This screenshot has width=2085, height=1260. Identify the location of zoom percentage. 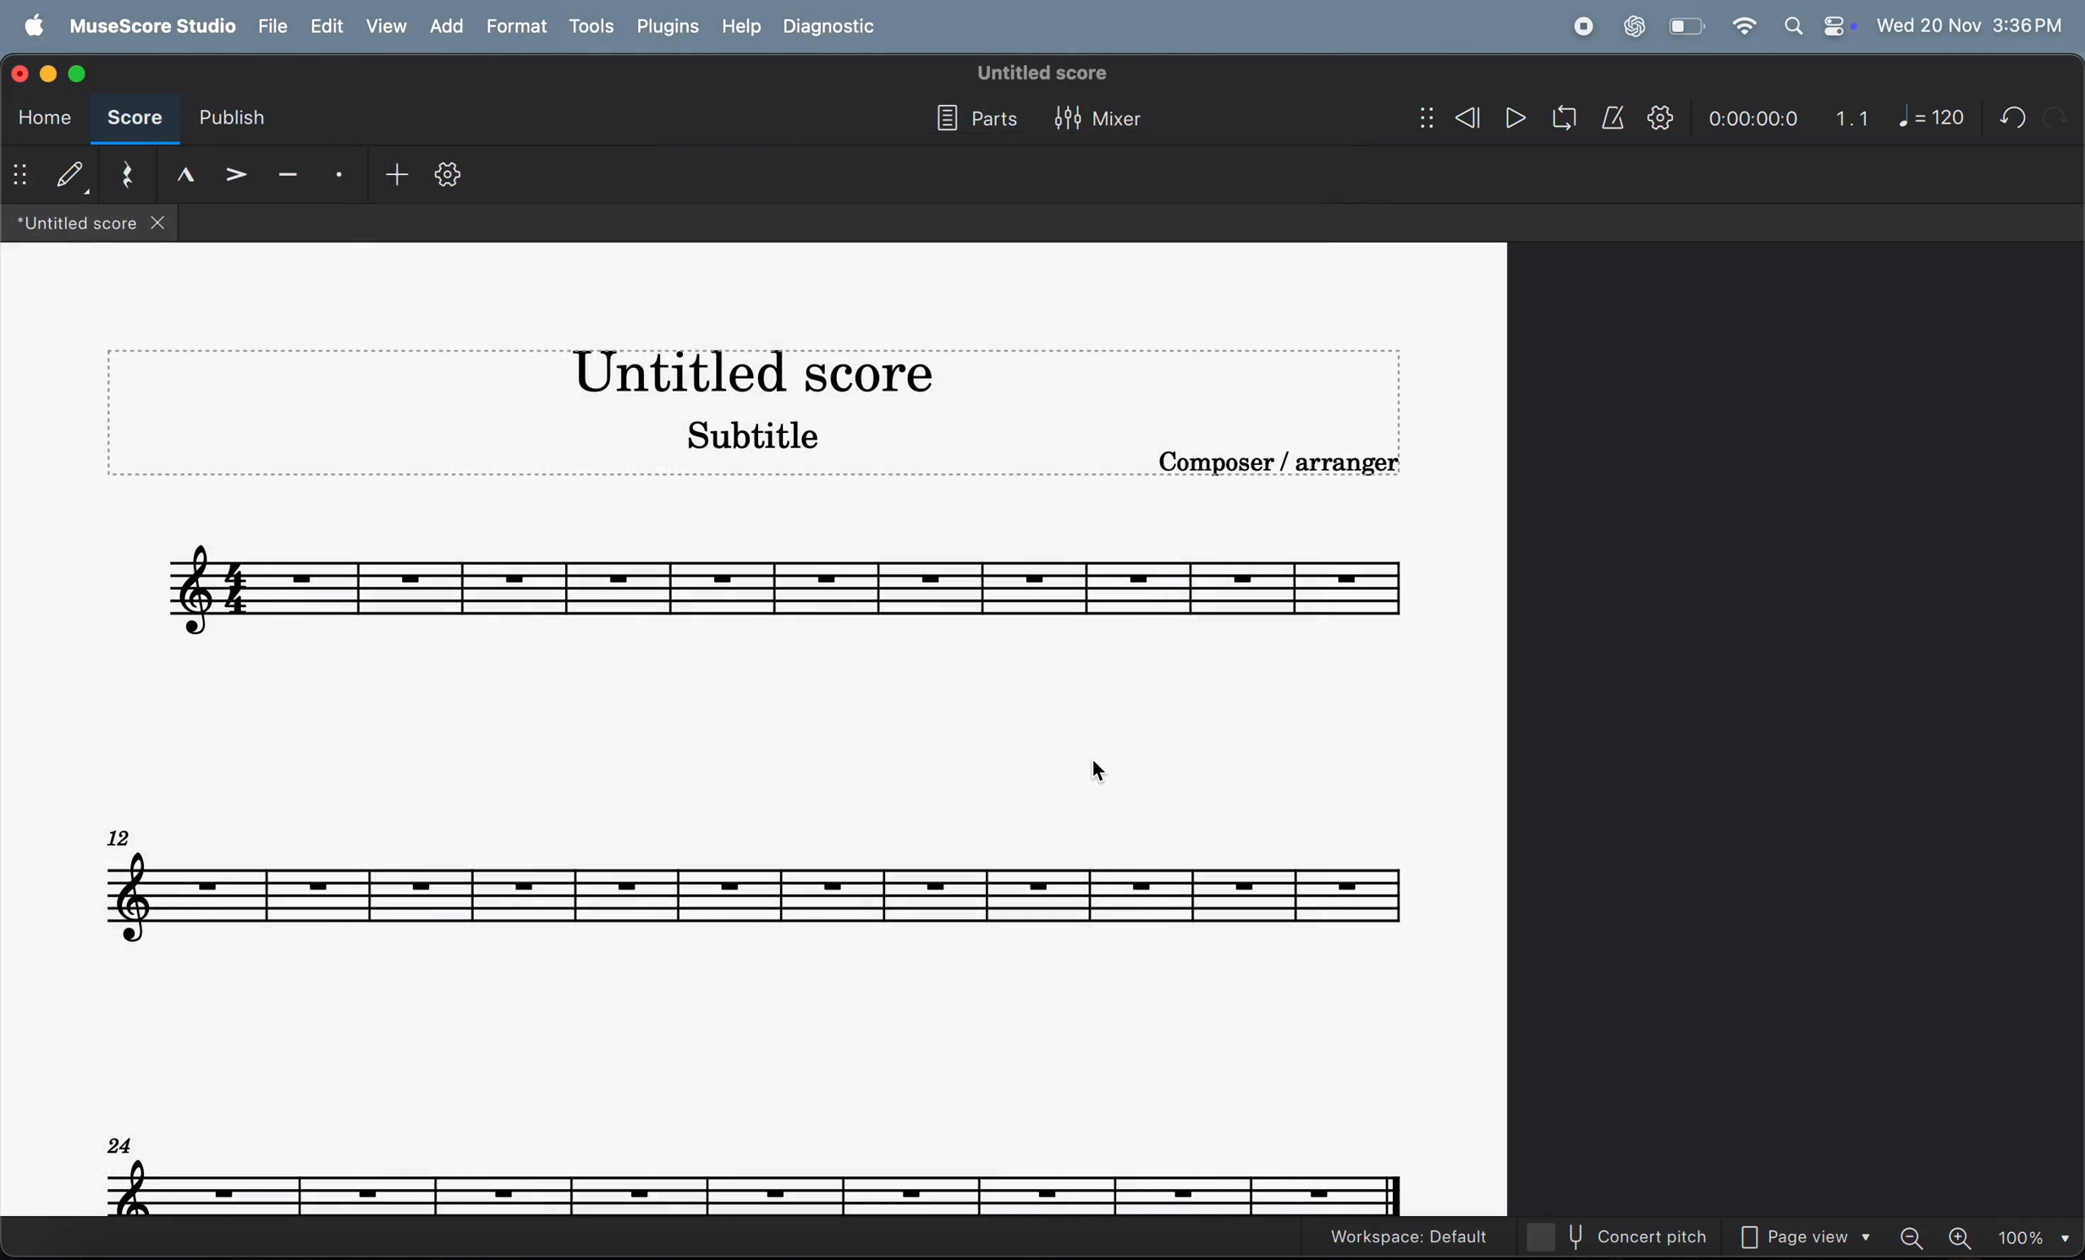
(2032, 1237).